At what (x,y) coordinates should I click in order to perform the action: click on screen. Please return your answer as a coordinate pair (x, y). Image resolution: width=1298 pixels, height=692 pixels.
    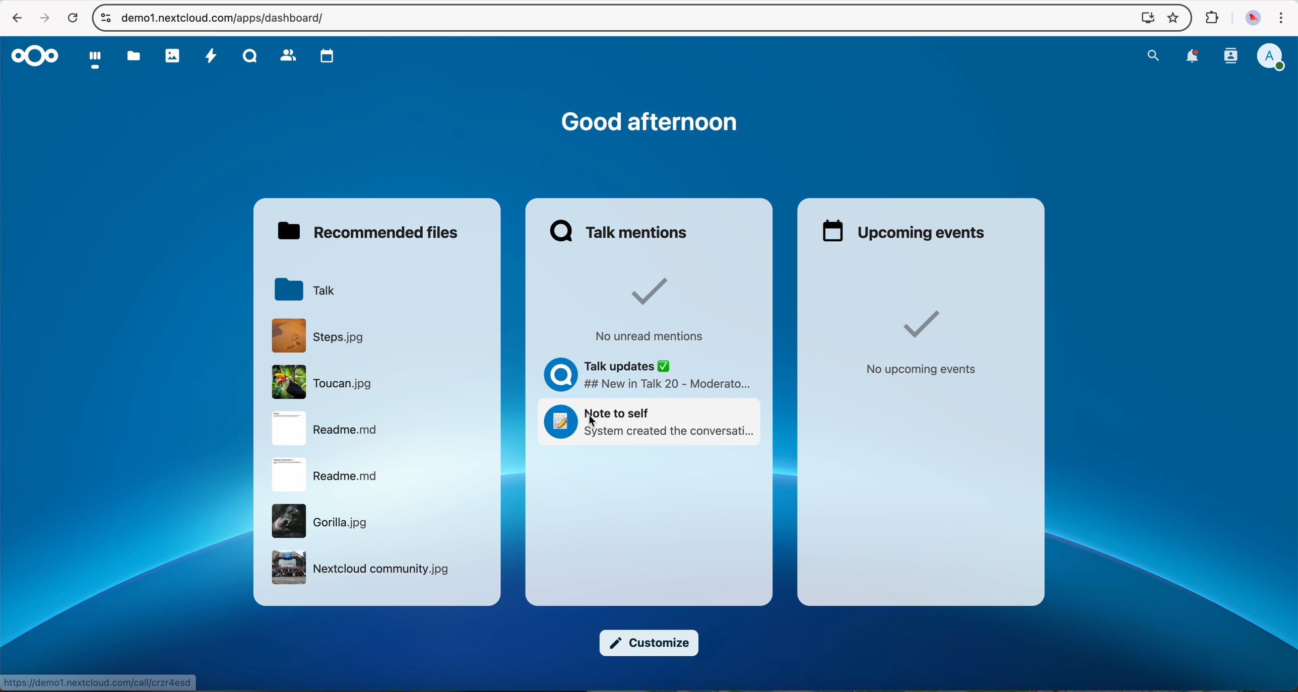
    Looking at the image, I should click on (1144, 18).